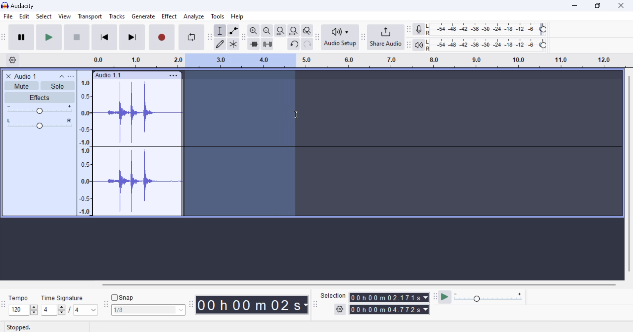  Describe the element at coordinates (173, 75) in the screenshot. I see `Clip Settings` at that location.